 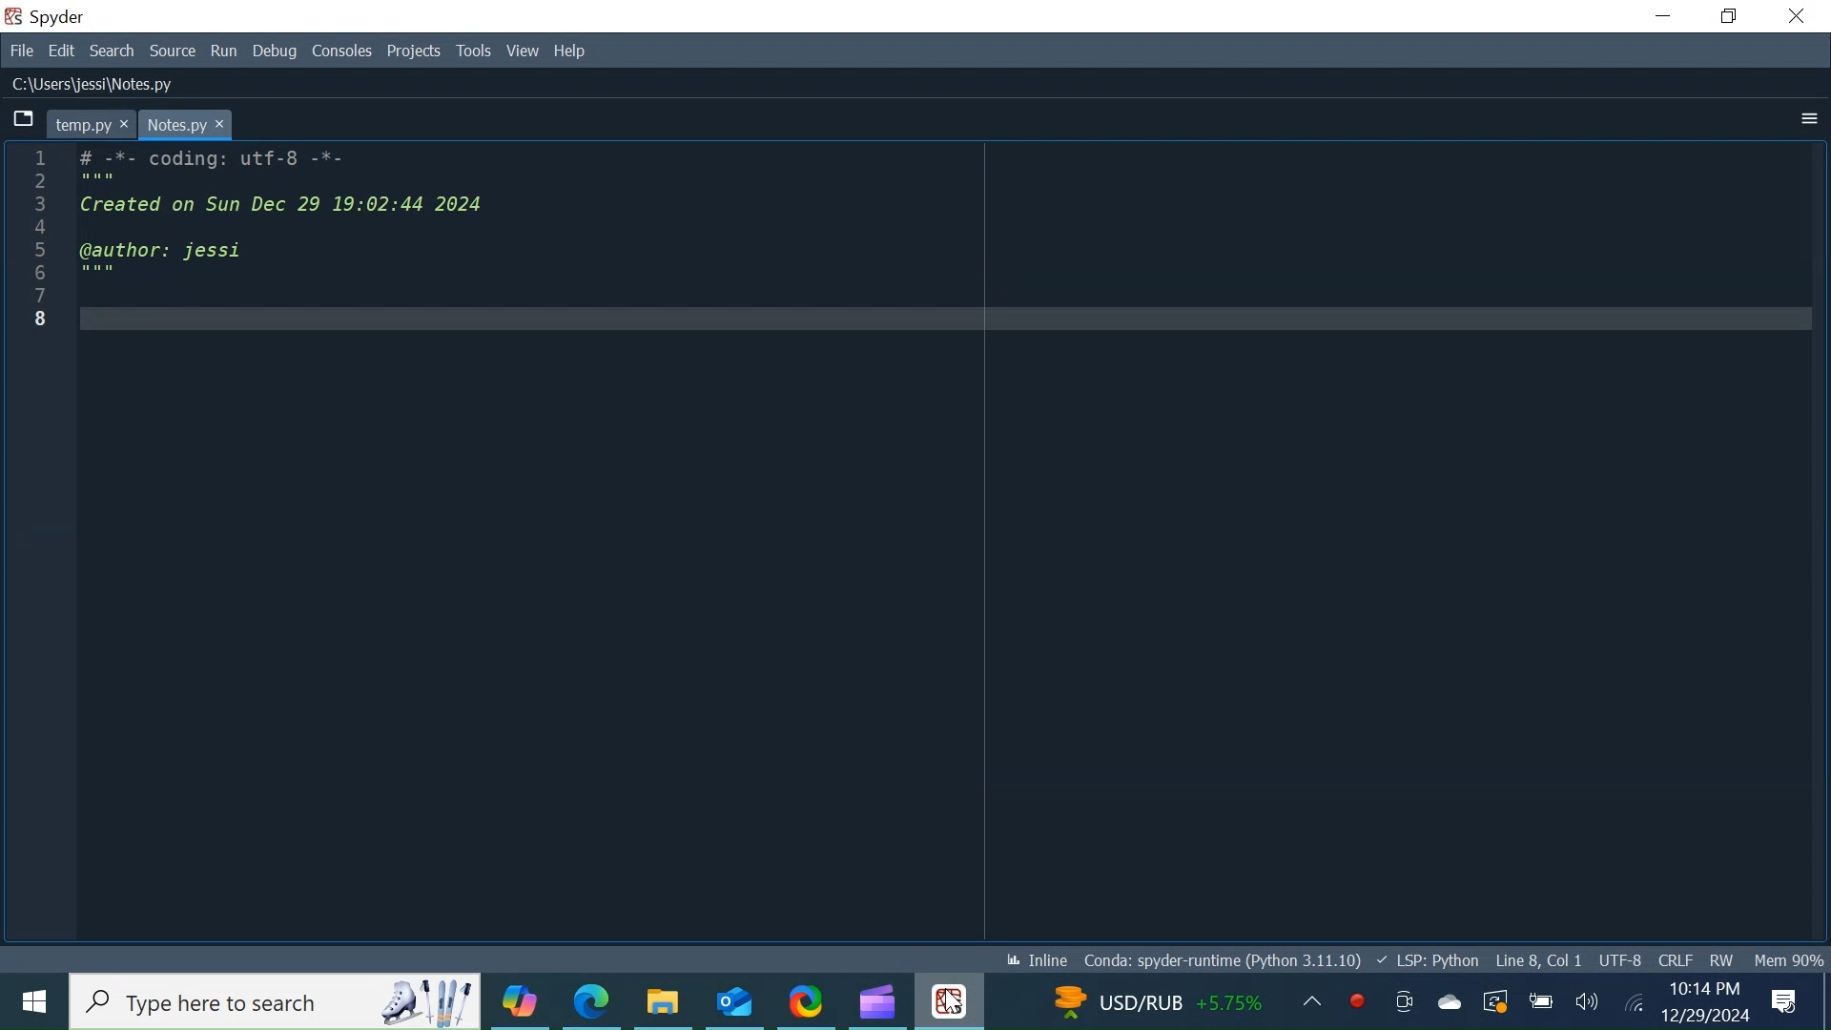 What do you see at coordinates (806, 1000) in the screenshot?
I see `ShareX` at bounding box center [806, 1000].